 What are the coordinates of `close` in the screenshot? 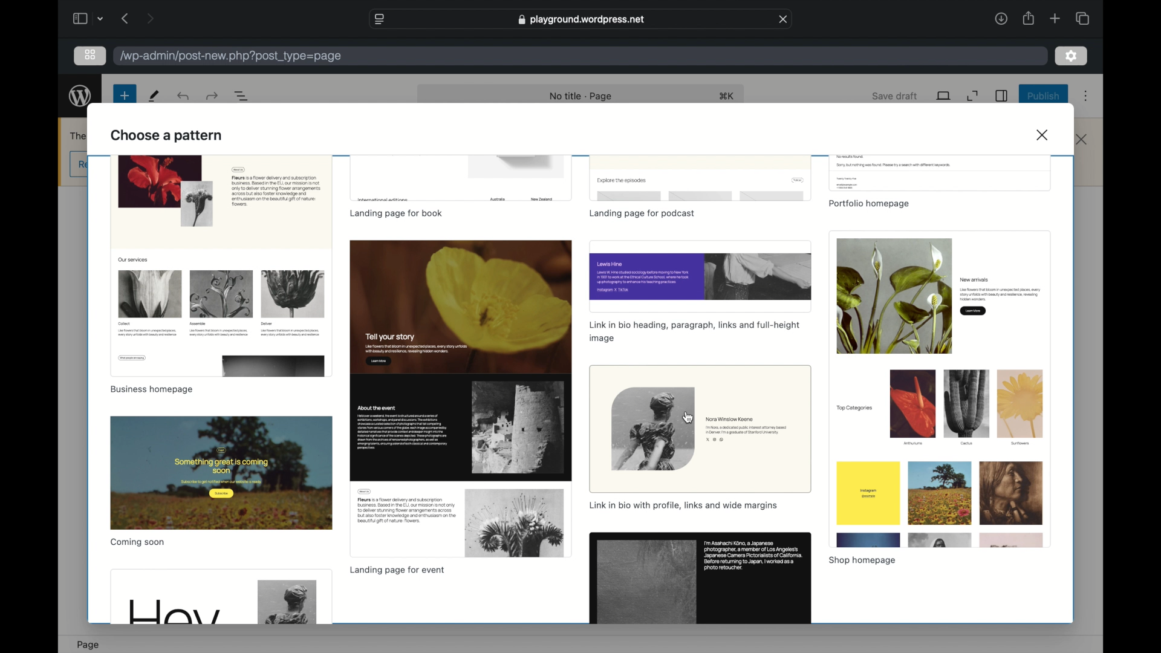 It's located at (1045, 134).